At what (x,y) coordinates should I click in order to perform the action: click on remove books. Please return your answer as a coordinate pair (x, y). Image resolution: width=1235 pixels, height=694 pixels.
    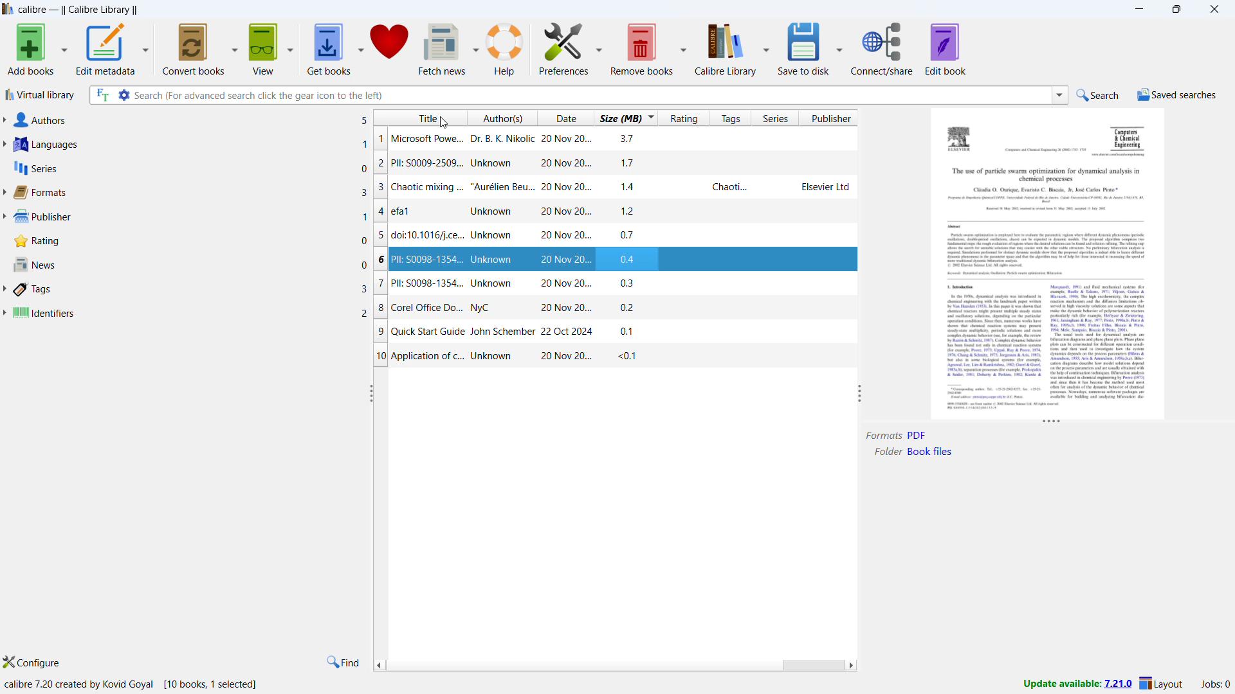
    Looking at the image, I should click on (642, 48).